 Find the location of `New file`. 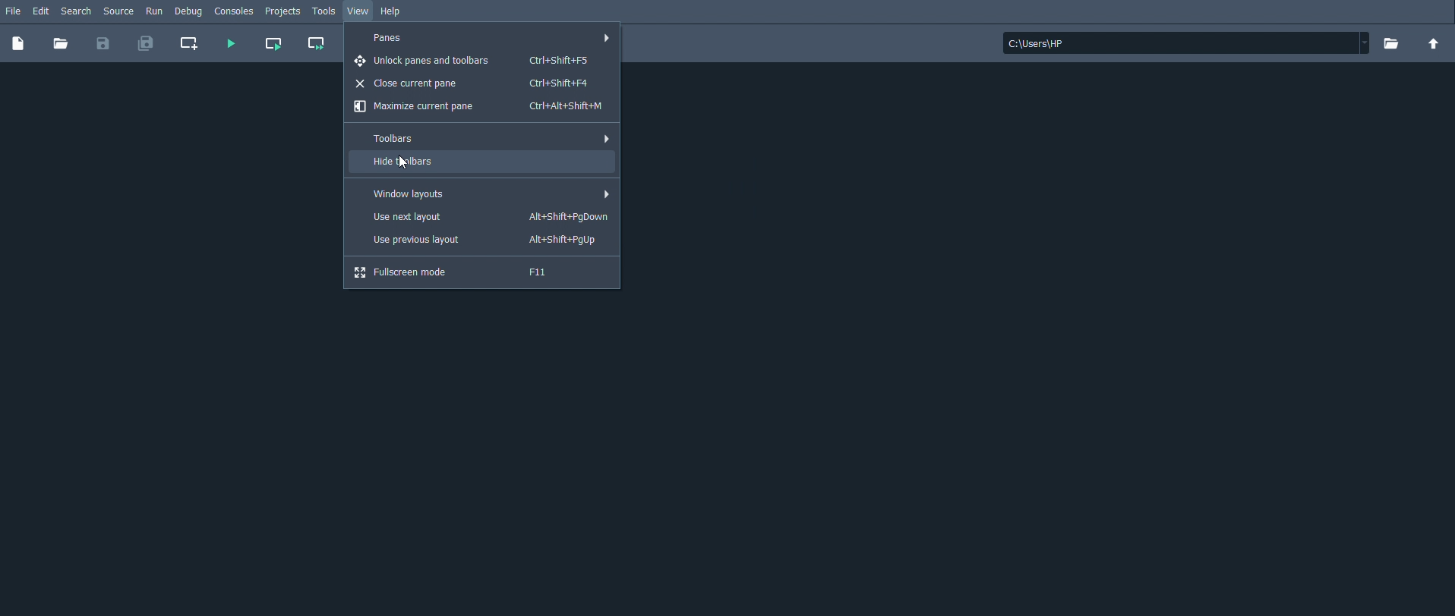

New file is located at coordinates (17, 44).